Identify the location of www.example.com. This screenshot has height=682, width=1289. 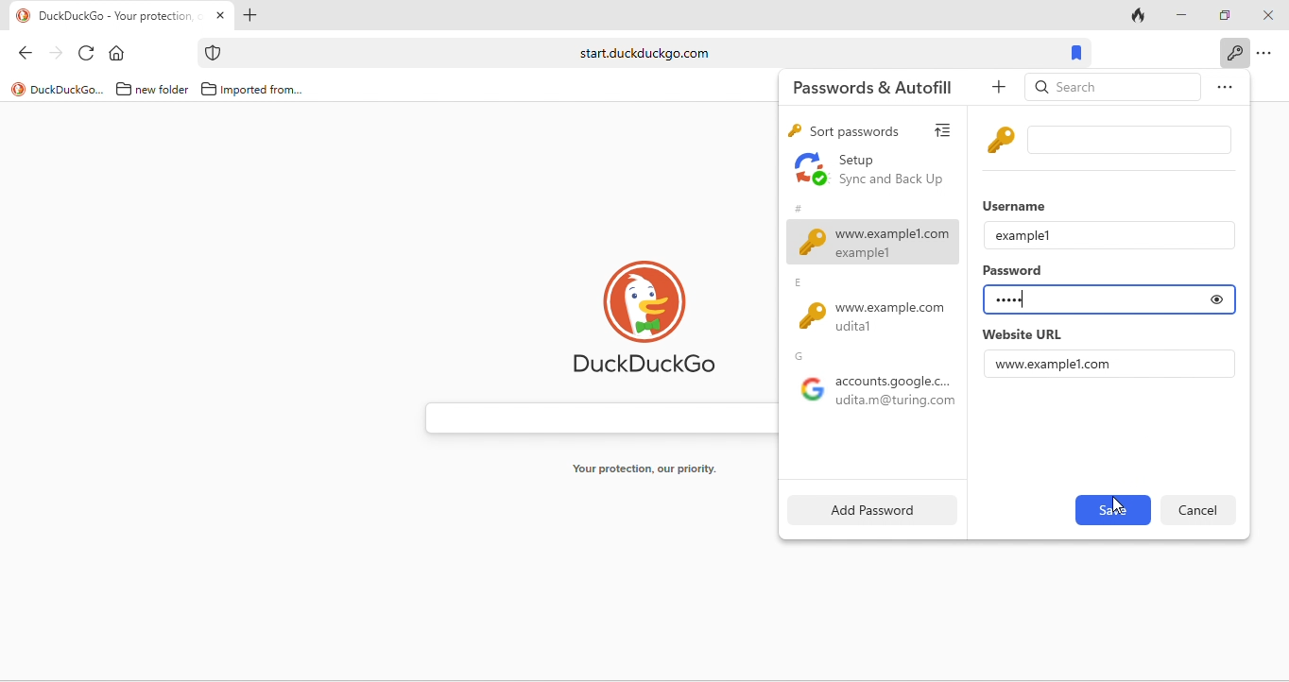
(879, 318).